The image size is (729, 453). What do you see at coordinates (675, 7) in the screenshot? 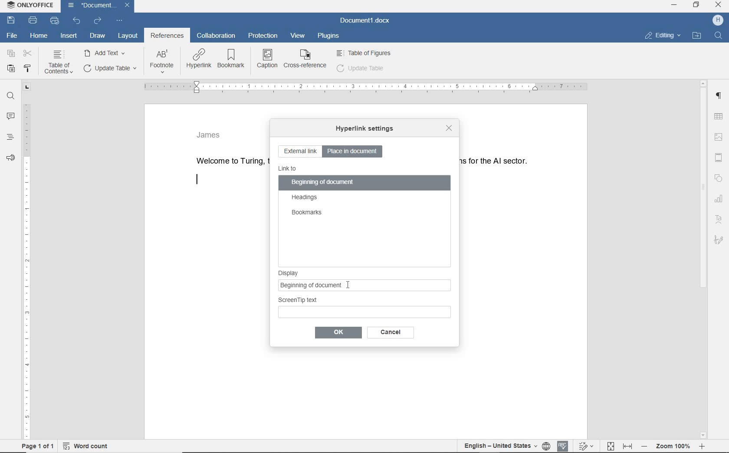
I see `Minimize` at bounding box center [675, 7].